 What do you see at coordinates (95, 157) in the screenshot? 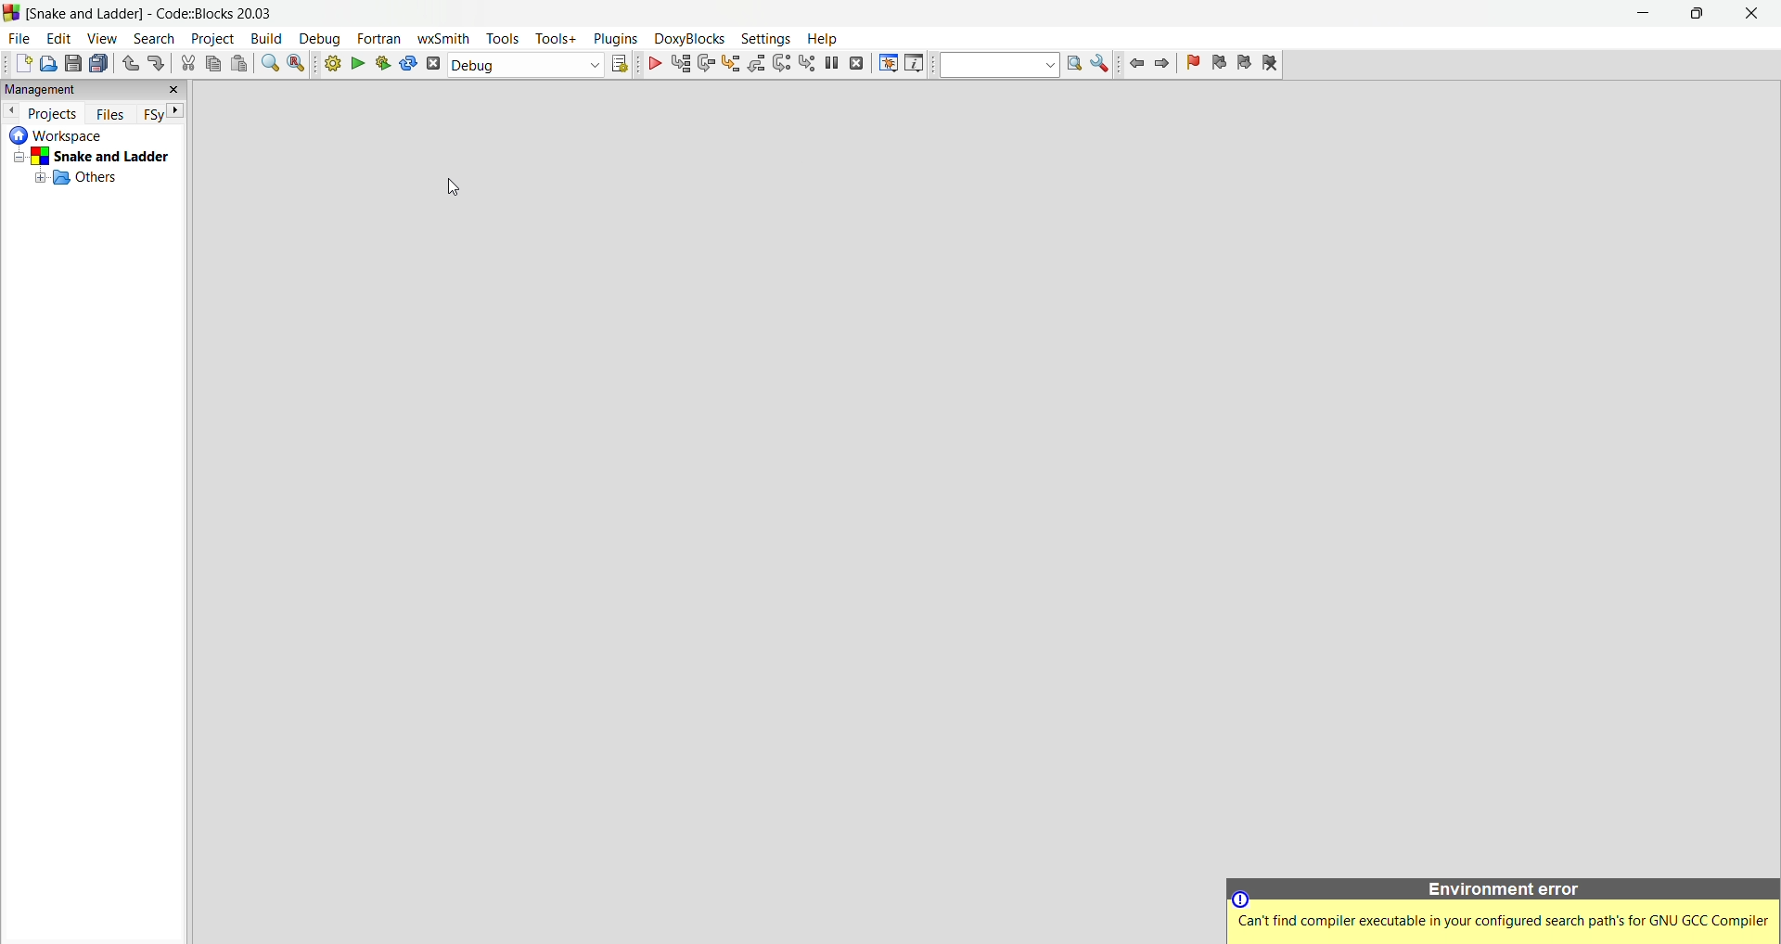
I see `Snake and Ladder empty project` at bounding box center [95, 157].